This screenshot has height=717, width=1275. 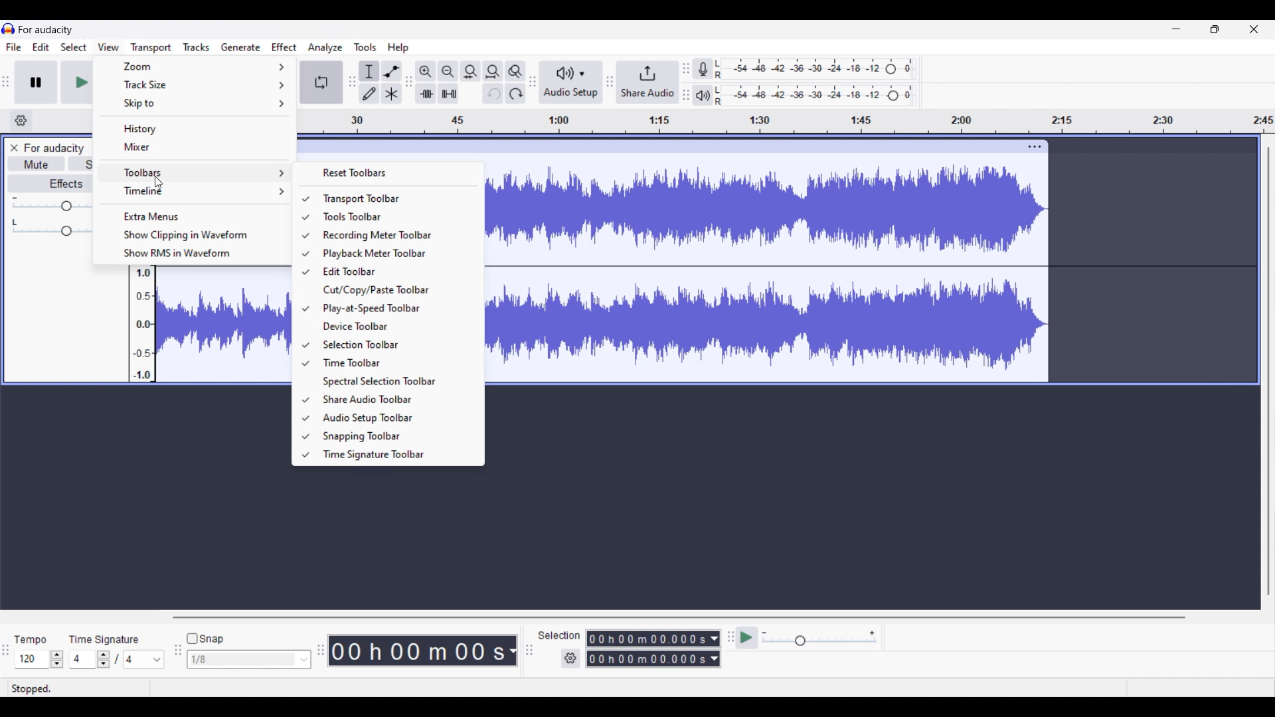 What do you see at coordinates (194, 172) in the screenshot?
I see `Toolbars options` at bounding box center [194, 172].